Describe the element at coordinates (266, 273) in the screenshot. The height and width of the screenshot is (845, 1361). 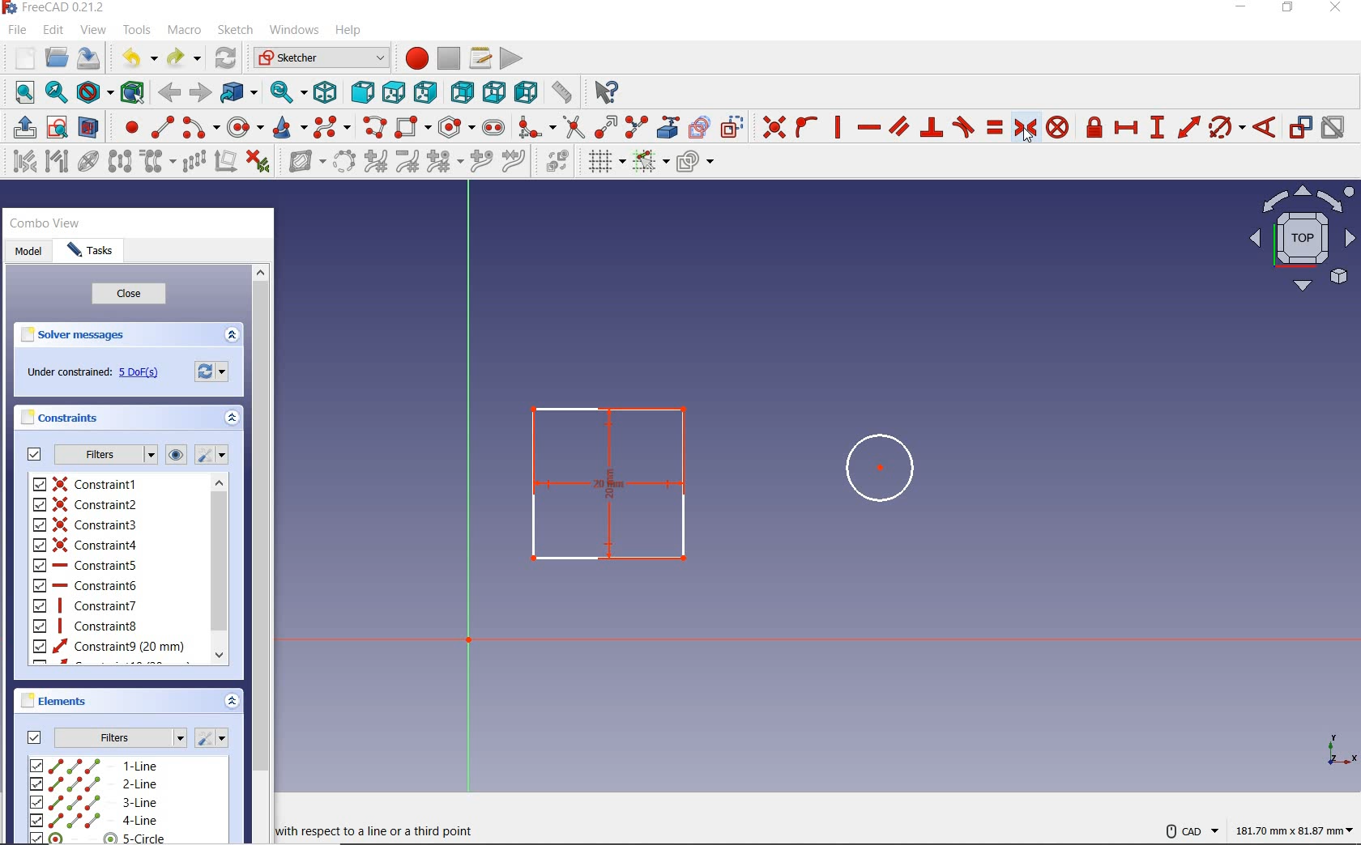
I see `Scroll up` at that location.